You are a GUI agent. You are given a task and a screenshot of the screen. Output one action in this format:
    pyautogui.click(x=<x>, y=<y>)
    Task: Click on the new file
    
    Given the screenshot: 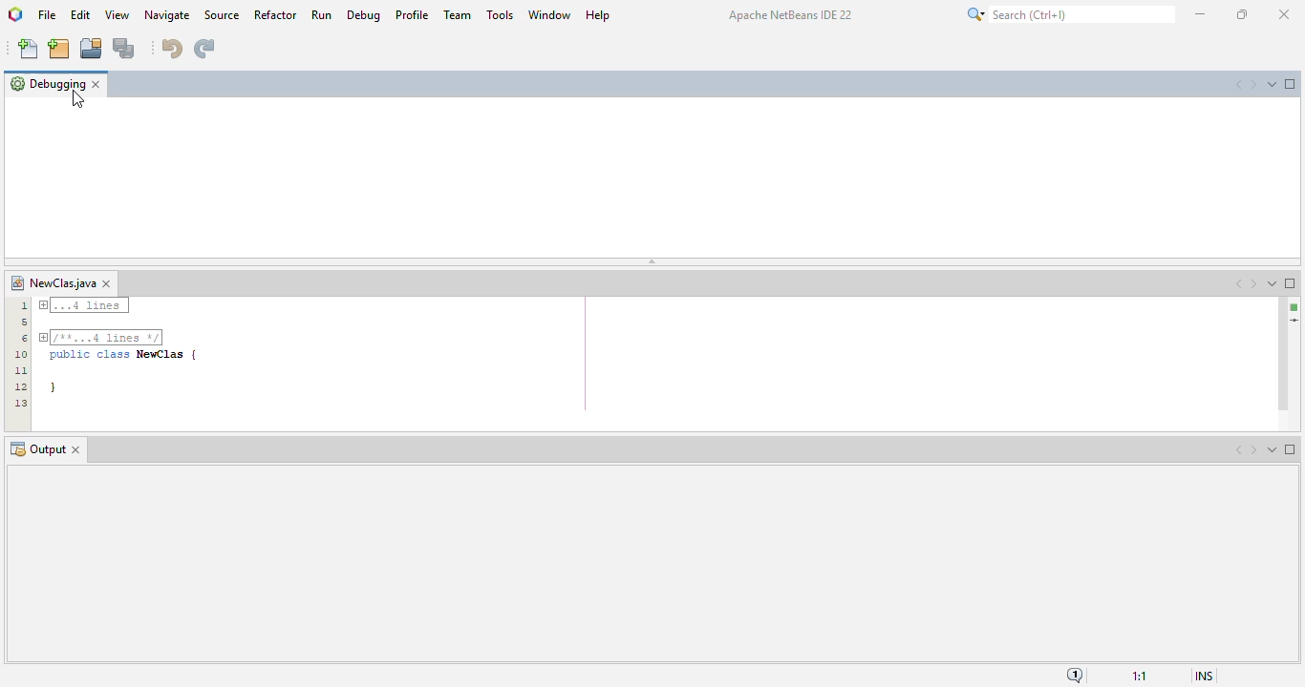 What is the action you would take?
    pyautogui.click(x=29, y=50)
    